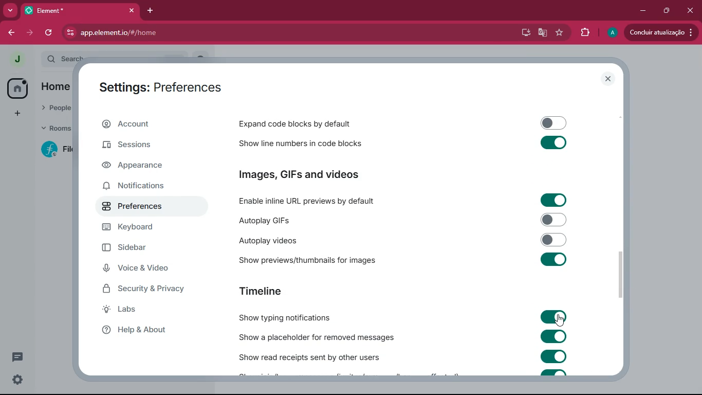  I want to click on add tab, so click(150, 11).